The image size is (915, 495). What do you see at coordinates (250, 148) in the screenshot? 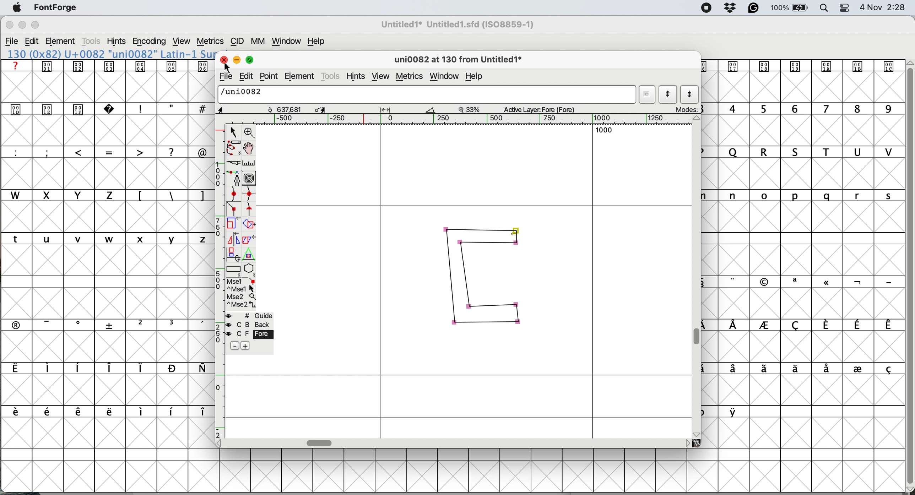
I see `scroll by hand` at bounding box center [250, 148].